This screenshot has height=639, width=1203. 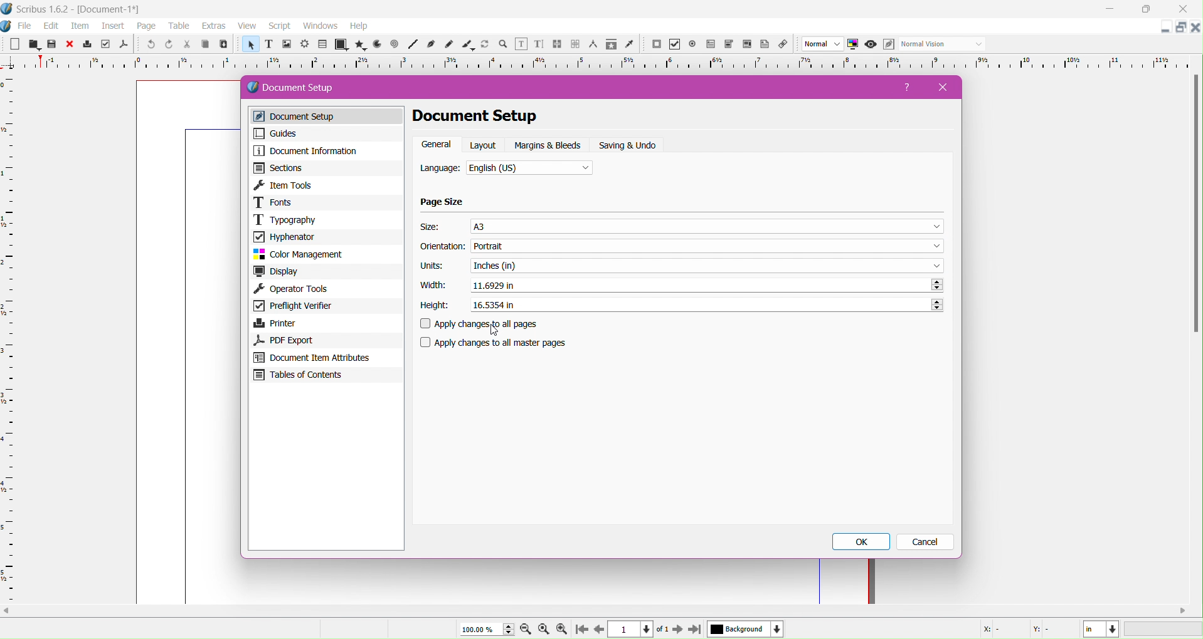 What do you see at coordinates (302, 88) in the screenshot?
I see `Document Setup` at bounding box center [302, 88].